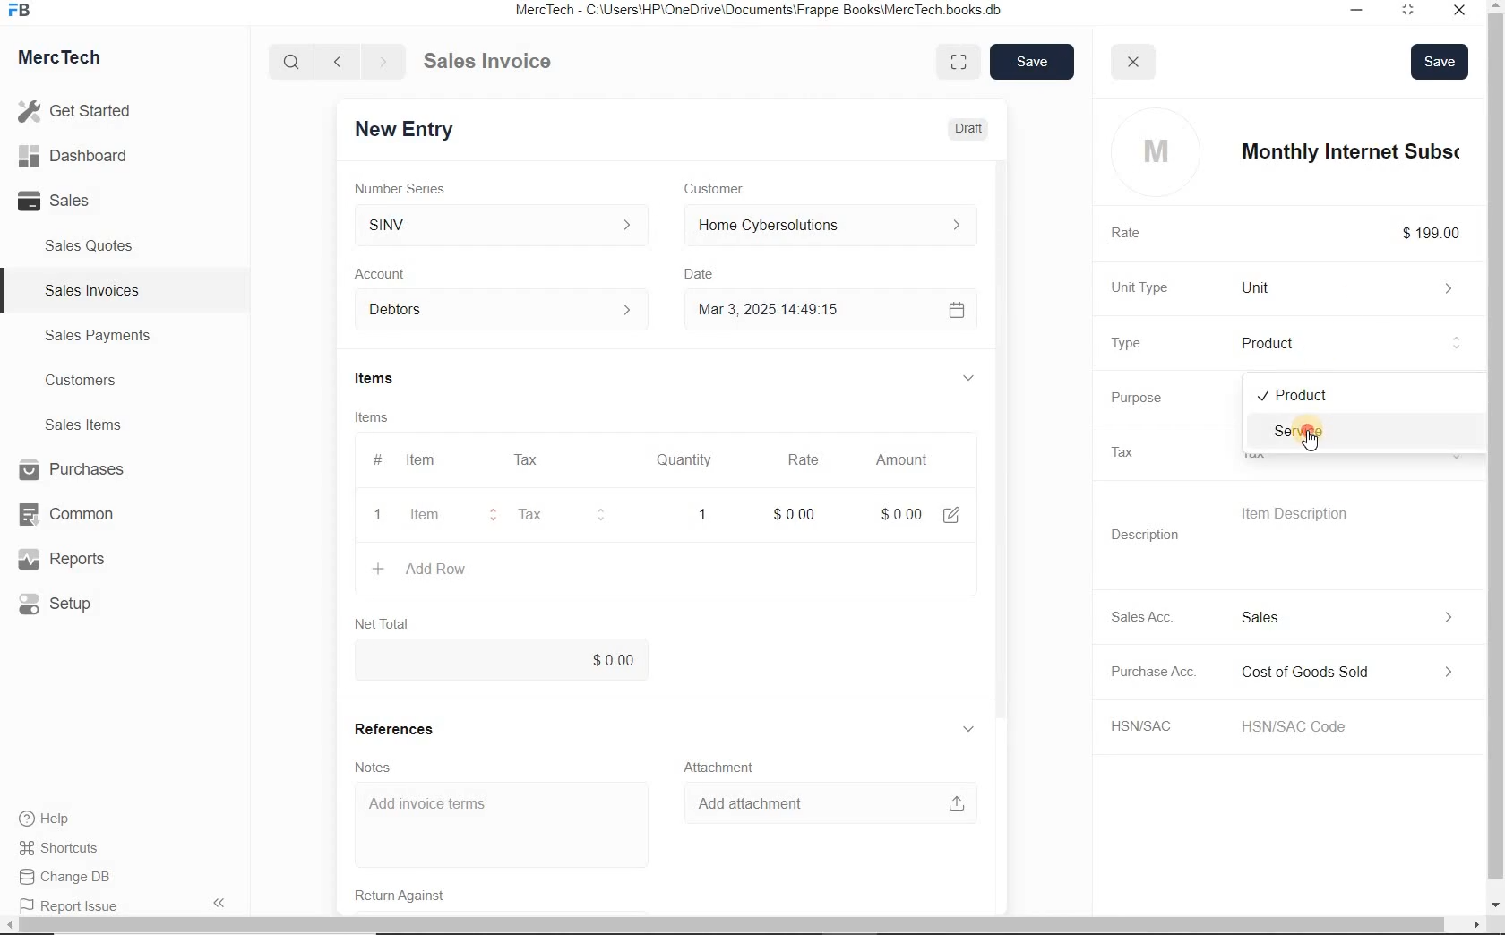  Describe the element at coordinates (93, 245) in the screenshot. I see `Sales Quotes` at that location.